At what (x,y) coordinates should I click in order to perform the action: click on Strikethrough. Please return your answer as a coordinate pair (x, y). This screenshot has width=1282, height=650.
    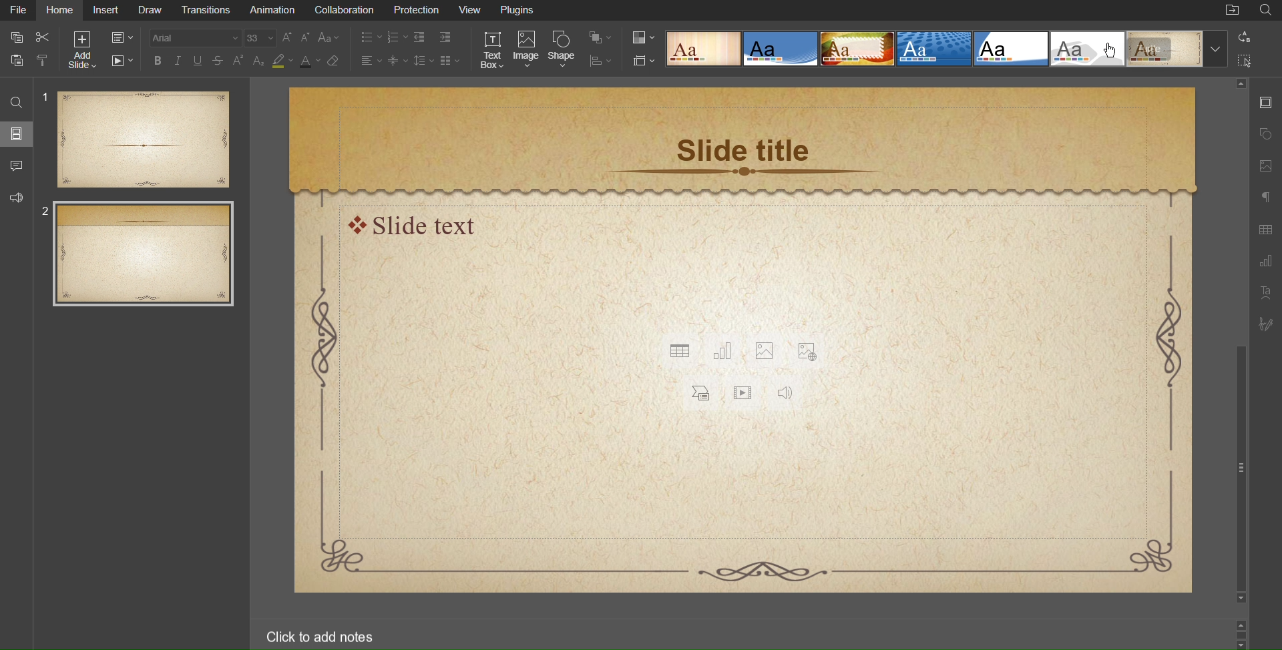
    Looking at the image, I should click on (219, 61).